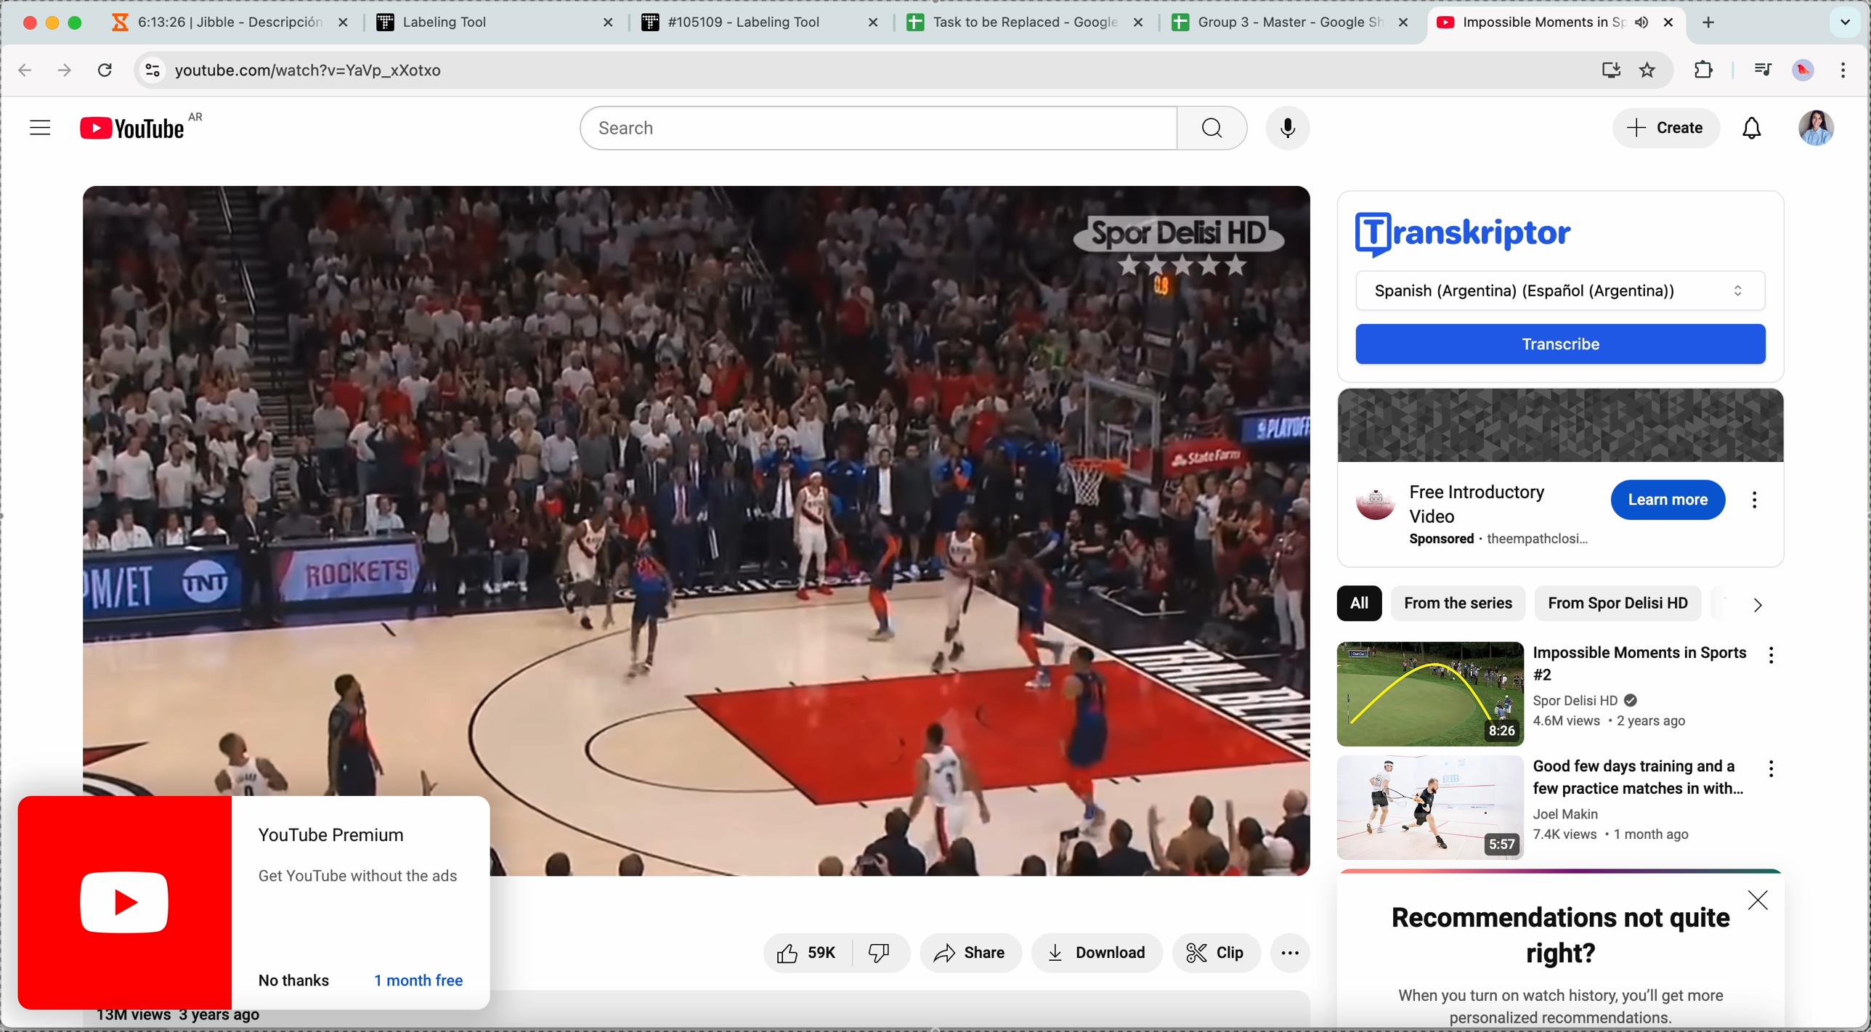 Image resolution: width=1871 pixels, height=1032 pixels. Describe the element at coordinates (104, 70) in the screenshot. I see `refresh the page` at that location.